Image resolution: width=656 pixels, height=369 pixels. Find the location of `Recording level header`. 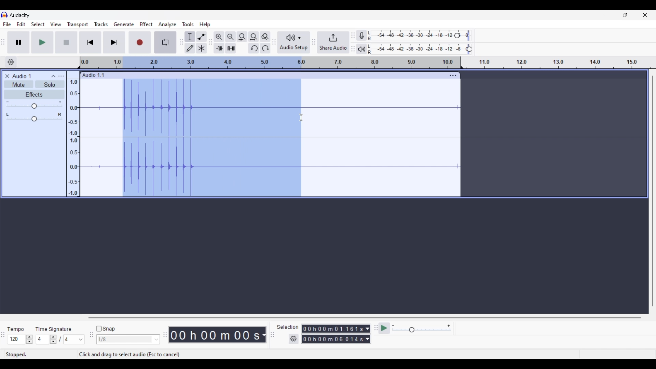

Recording level header is located at coordinates (457, 36).